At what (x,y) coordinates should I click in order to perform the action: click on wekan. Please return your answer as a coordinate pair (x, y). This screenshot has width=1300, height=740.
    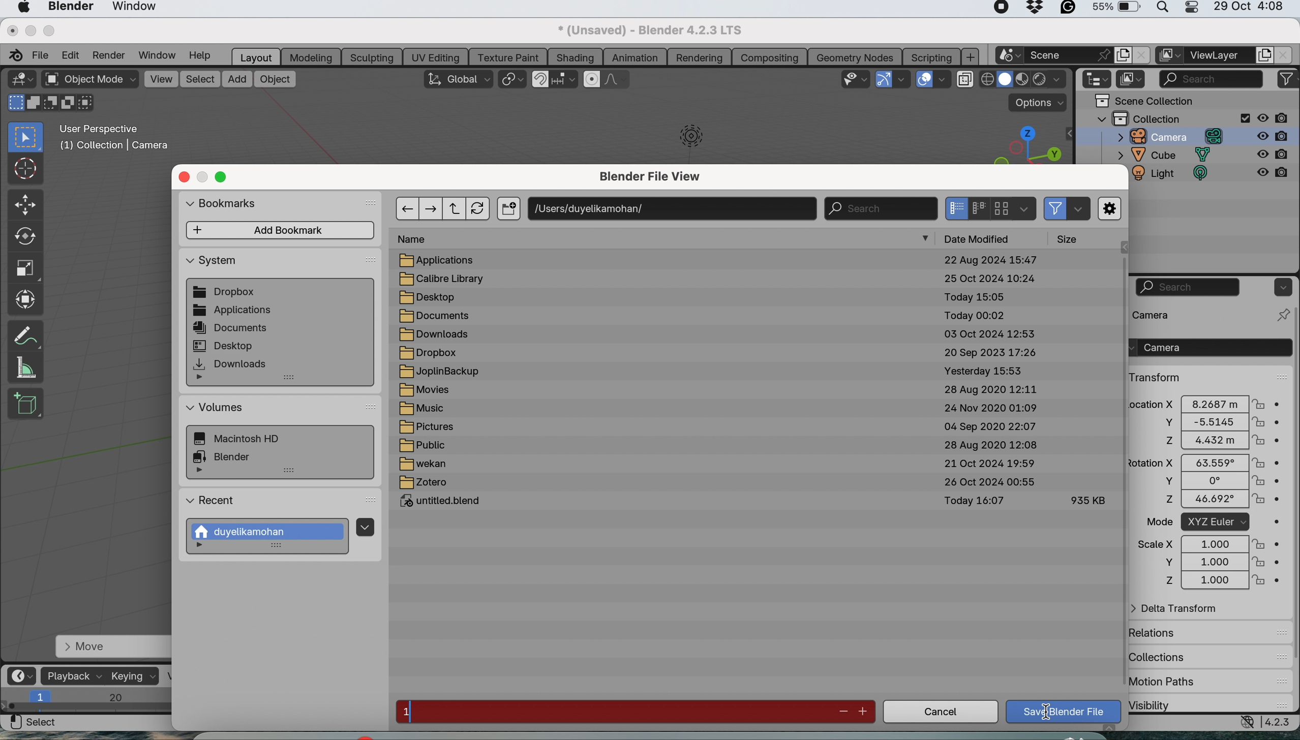
    Looking at the image, I should click on (422, 465).